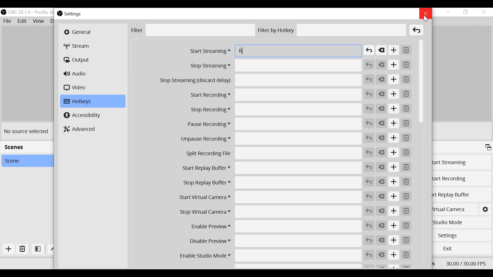  Describe the element at coordinates (270, 139) in the screenshot. I see `Unpause Recording` at that location.